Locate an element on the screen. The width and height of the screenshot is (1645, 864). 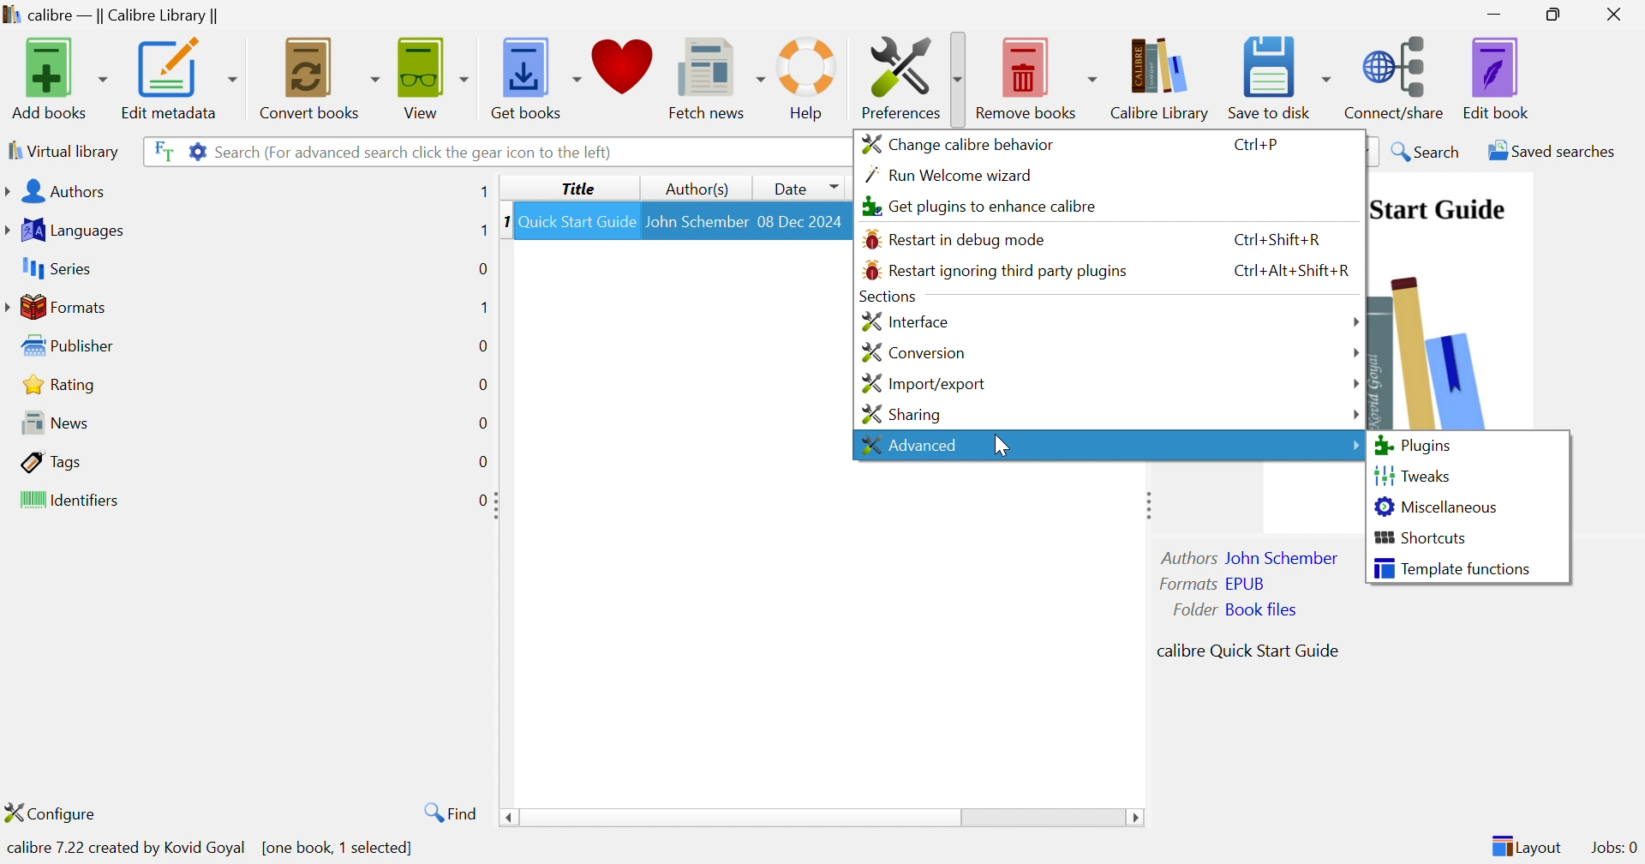
Ctrl+Shift+Alt+R is located at coordinates (1290, 267).